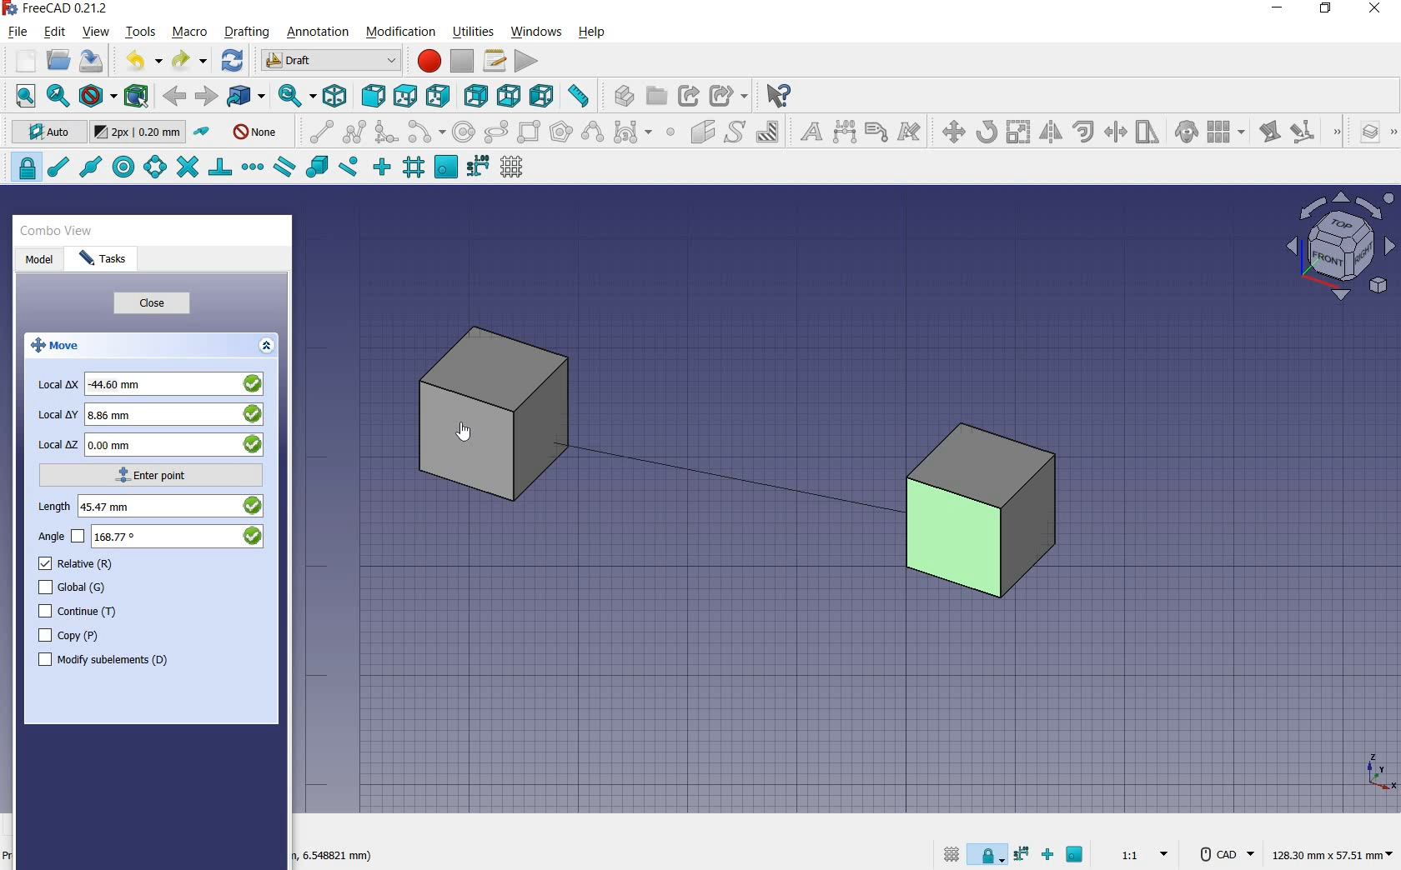 Image resolution: width=1401 pixels, height=870 pixels. I want to click on fit all, so click(20, 96).